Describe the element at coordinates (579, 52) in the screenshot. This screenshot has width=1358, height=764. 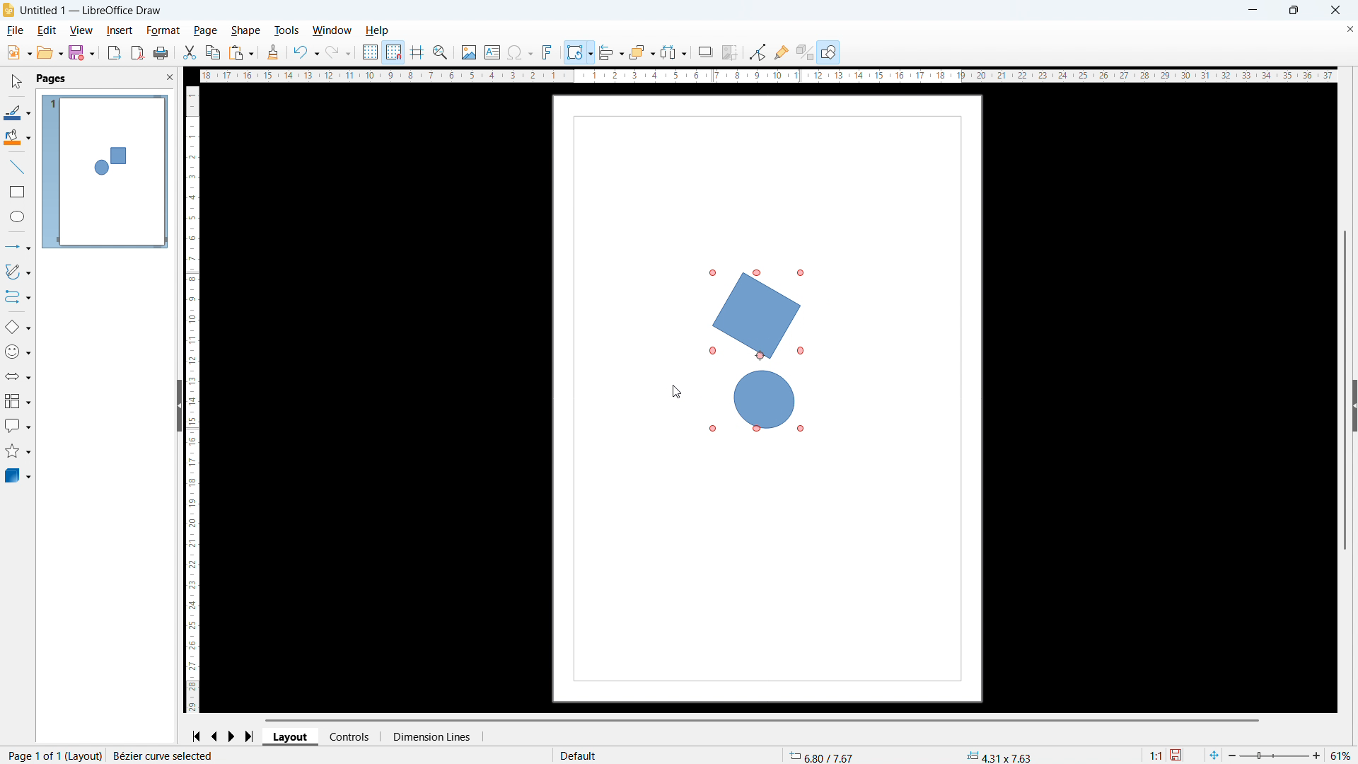
I see `Transformations ` at that location.